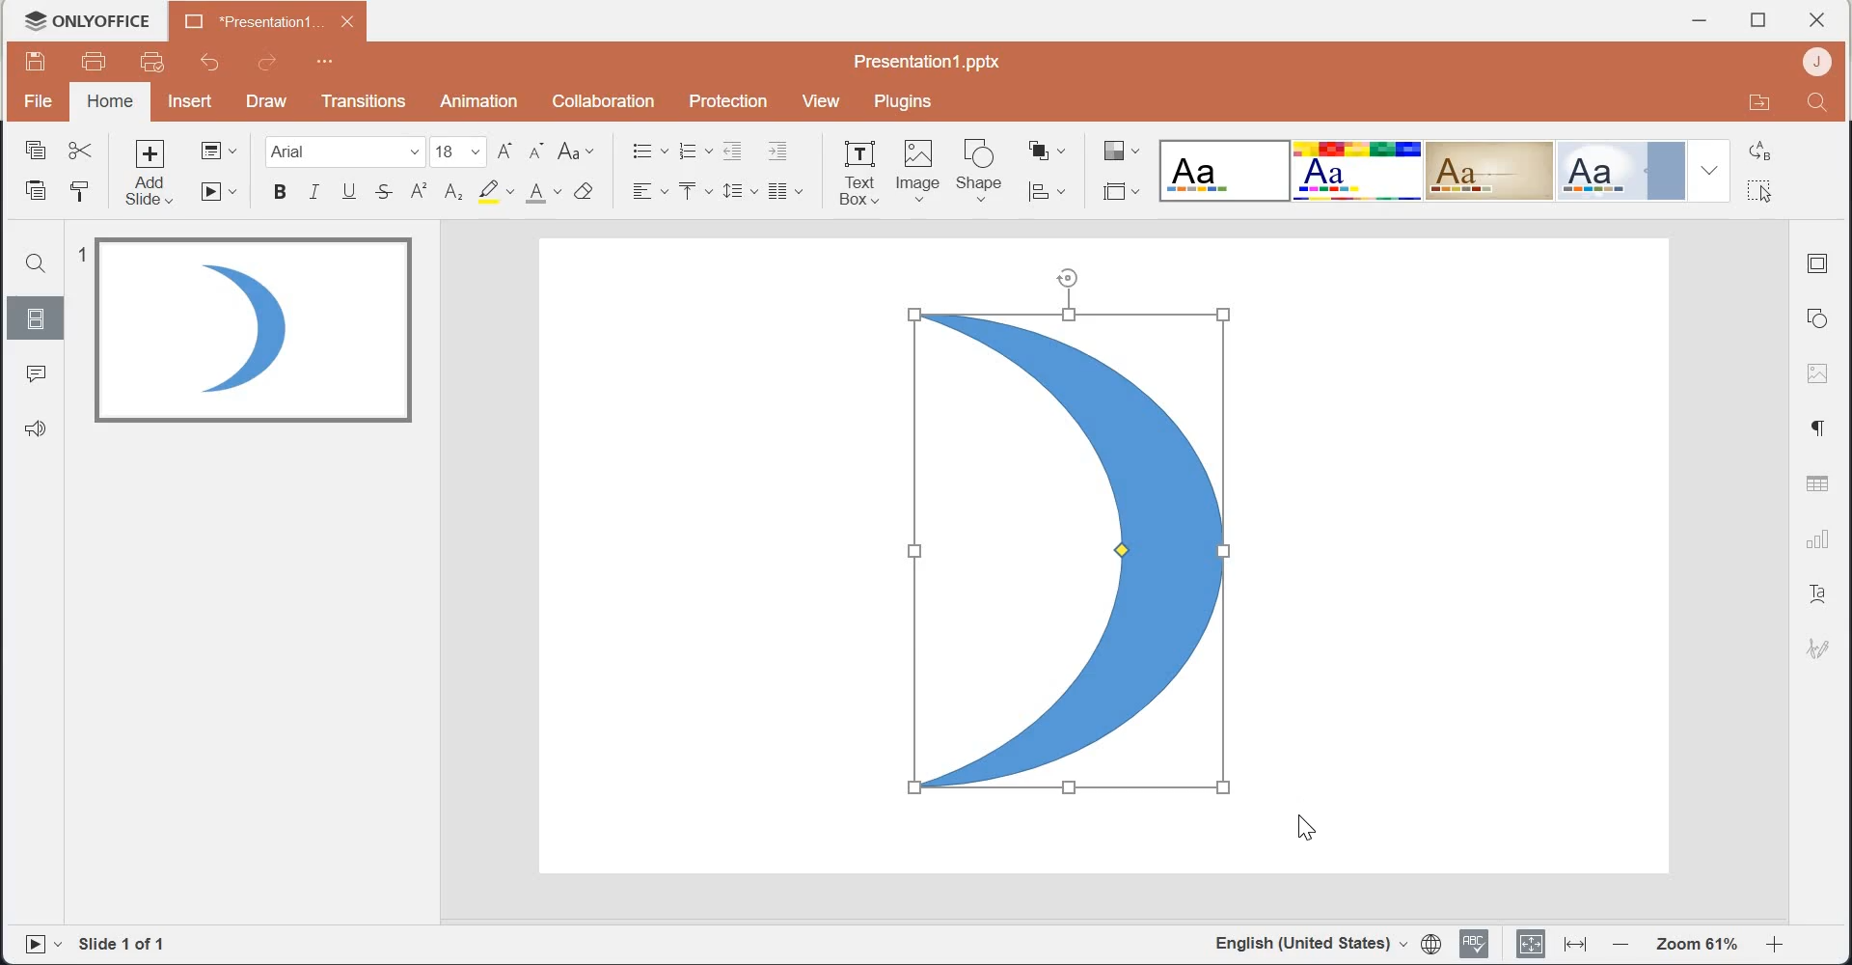 Image resolution: width=1852 pixels, height=965 pixels. I want to click on Collaboration, so click(604, 100).